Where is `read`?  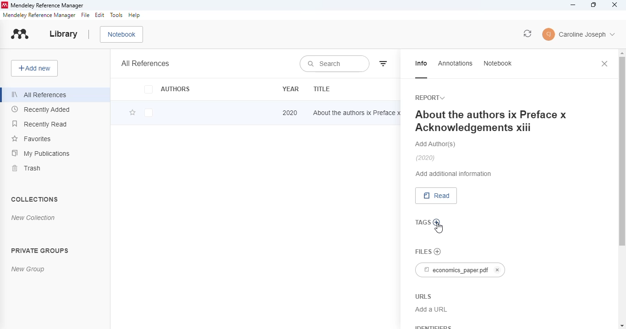
read is located at coordinates (436, 196).